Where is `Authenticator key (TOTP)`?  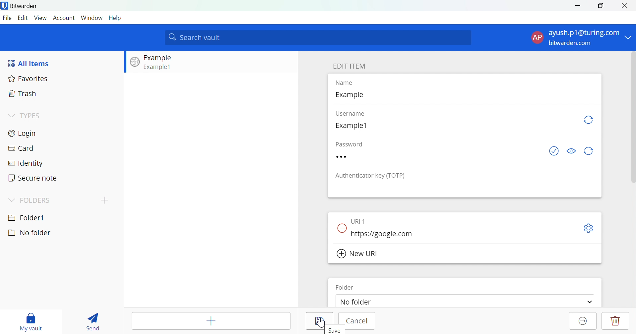
Authenticator key (TOTP) is located at coordinates (371, 176).